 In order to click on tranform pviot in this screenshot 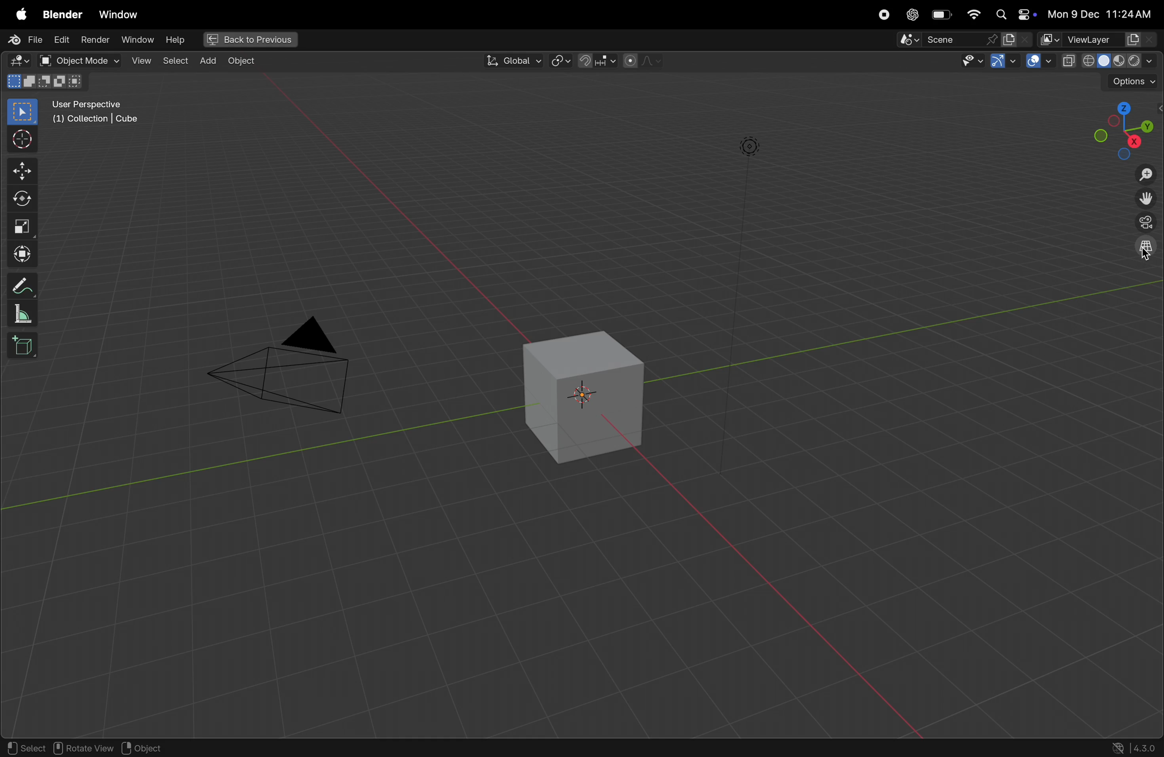, I will do `click(562, 61)`.